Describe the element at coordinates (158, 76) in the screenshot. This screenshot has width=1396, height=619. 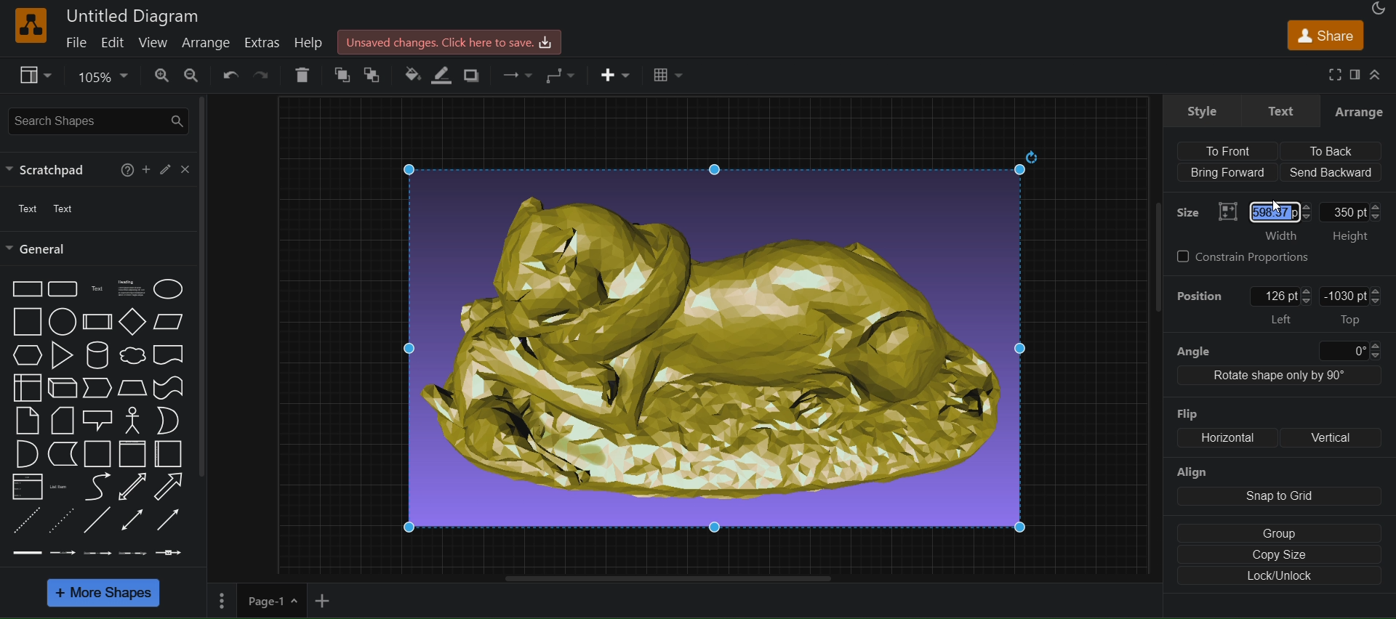
I see `zoom in` at that location.